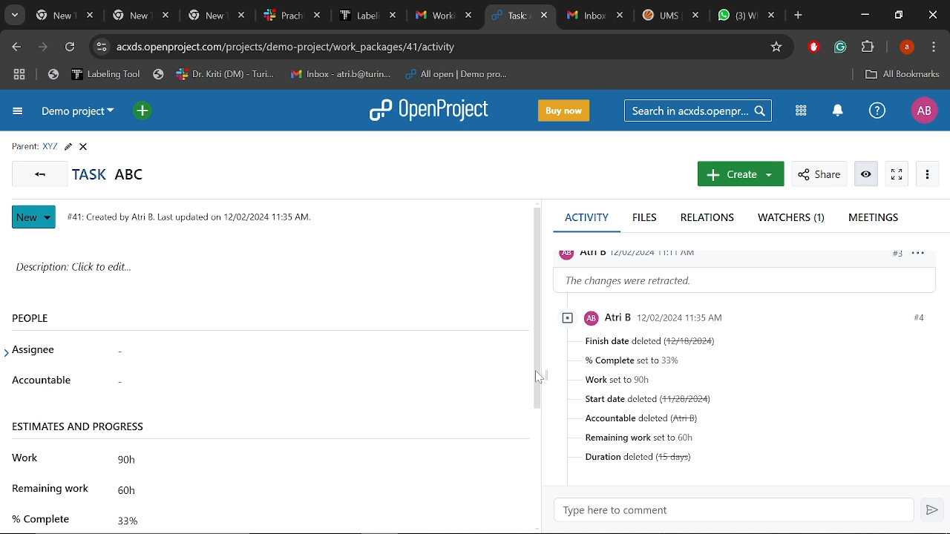 The image size is (950, 534). Describe the element at coordinates (802, 112) in the screenshot. I see `Modules` at that location.